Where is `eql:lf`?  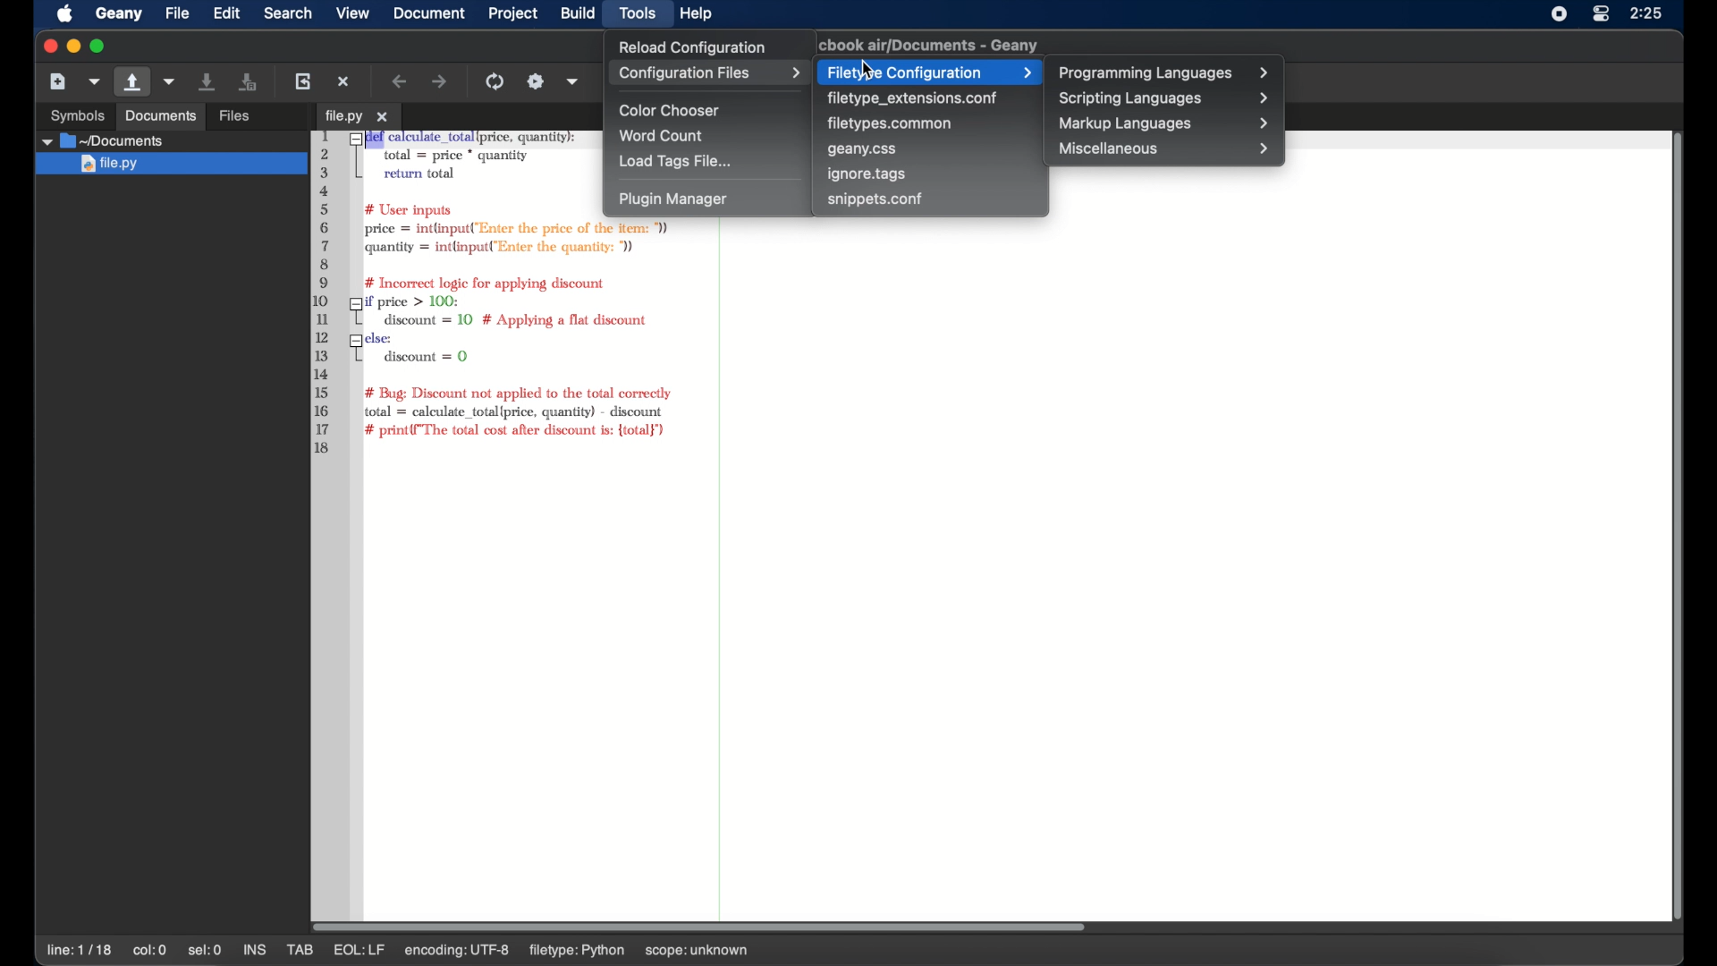 eql:lf is located at coordinates (413, 950).